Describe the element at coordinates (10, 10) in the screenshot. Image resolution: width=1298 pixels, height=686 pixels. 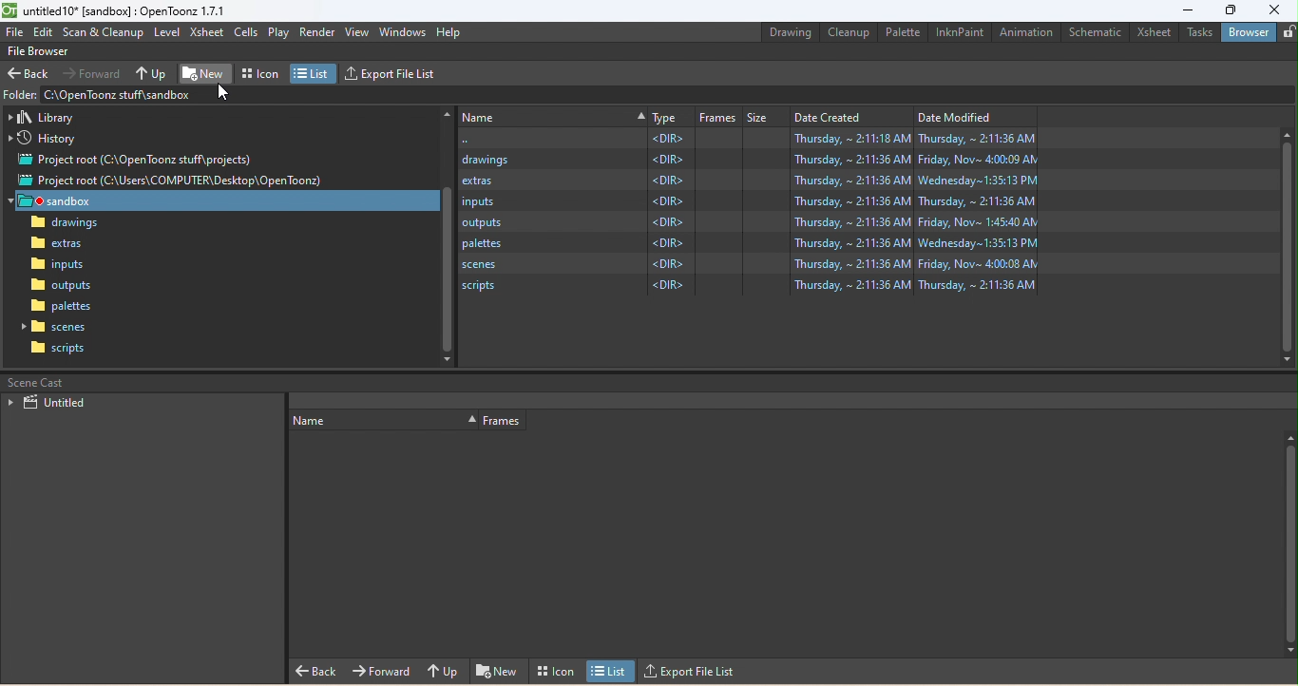
I see `logo` at that location.